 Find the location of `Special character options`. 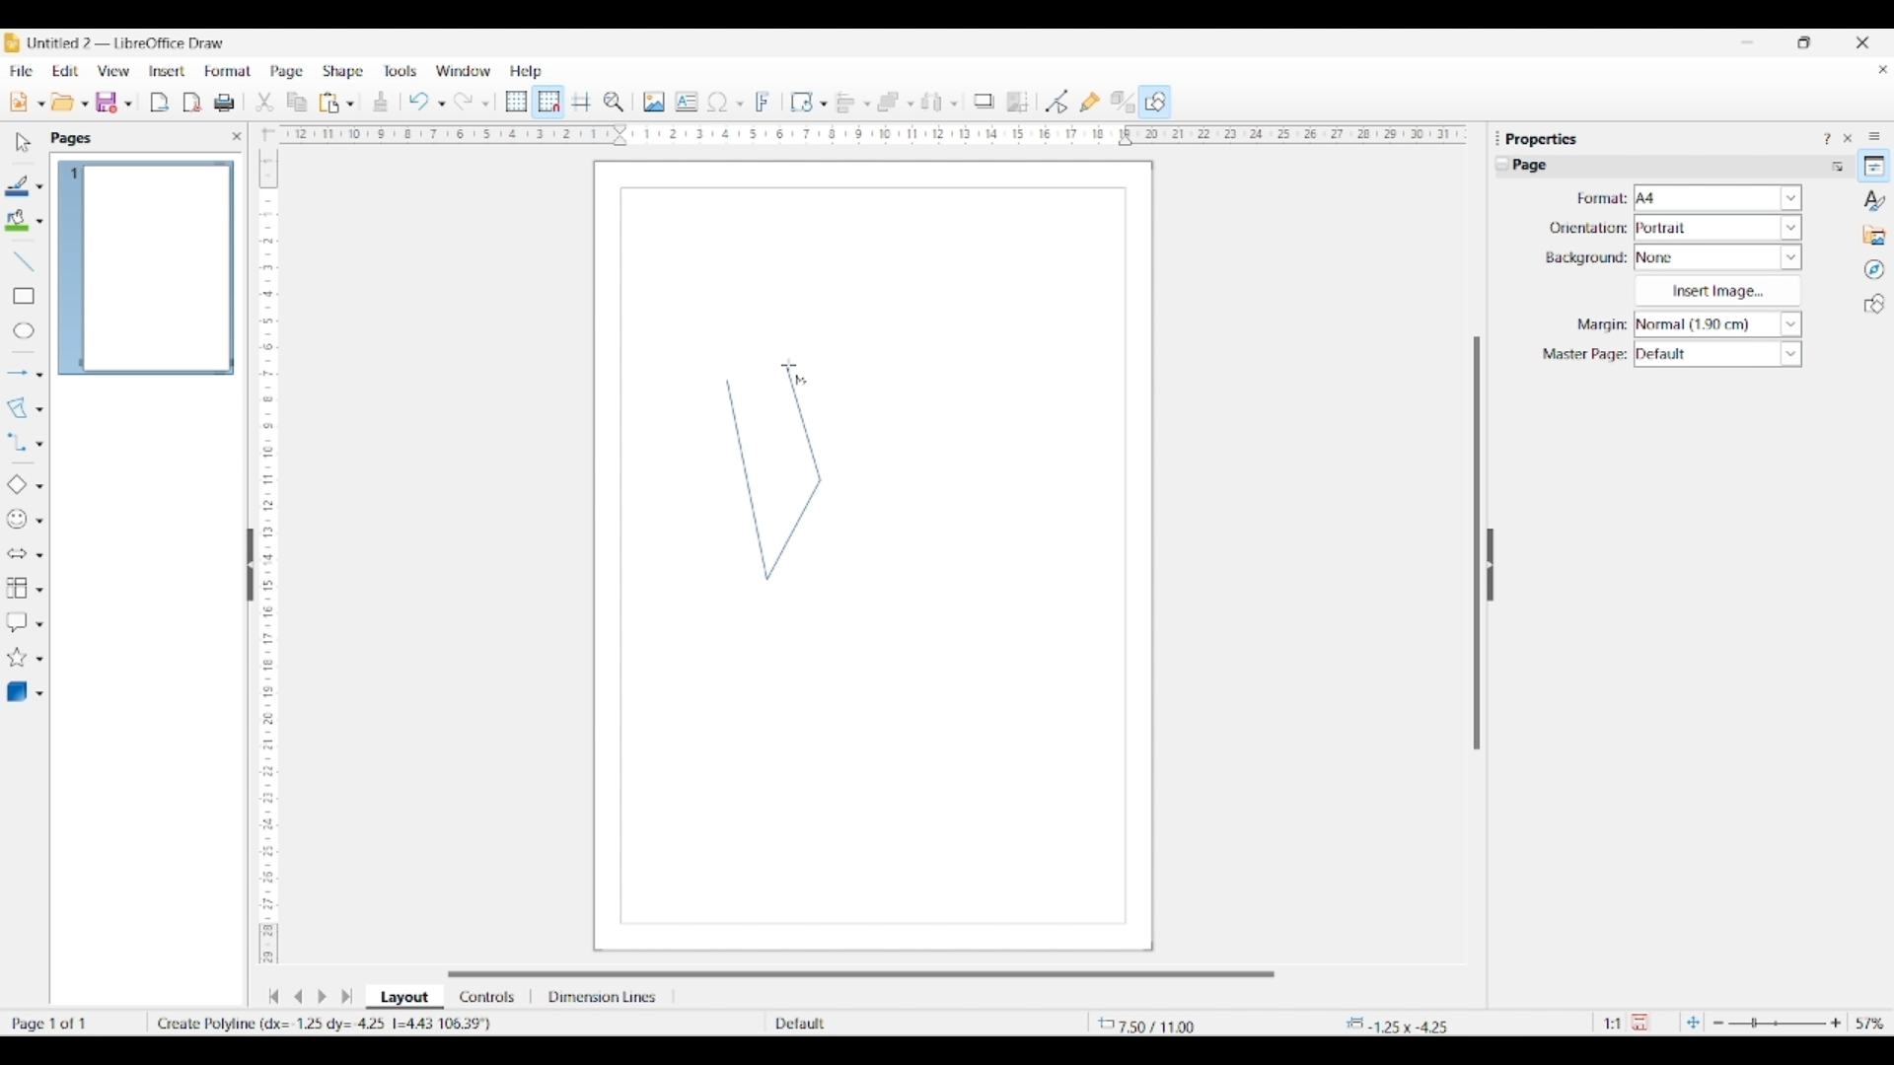

Special character options is located at coordinates (740, 104).